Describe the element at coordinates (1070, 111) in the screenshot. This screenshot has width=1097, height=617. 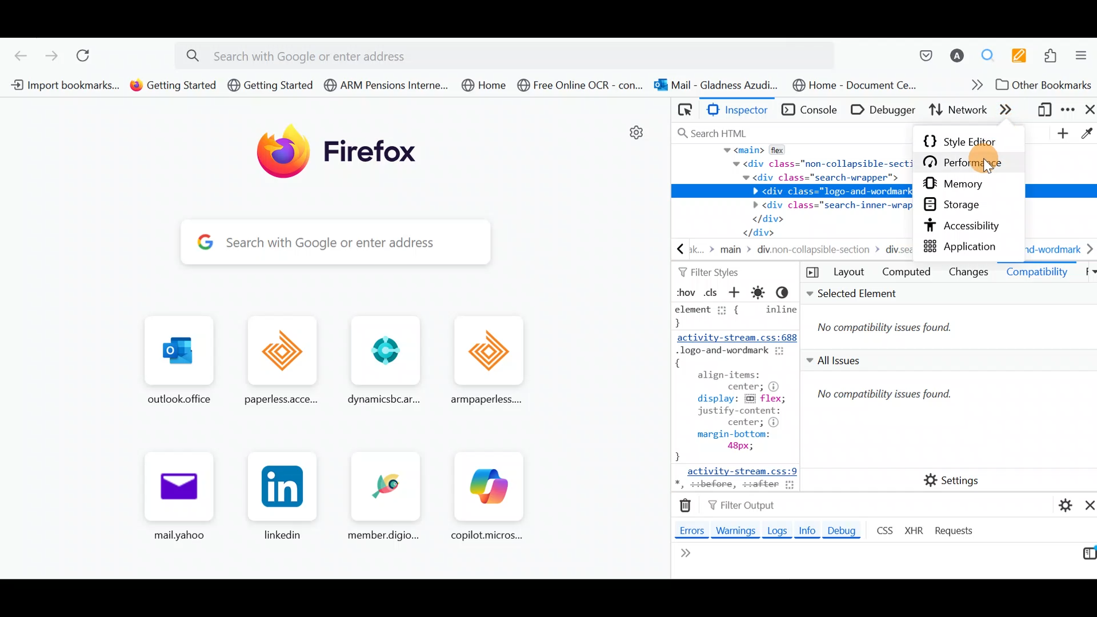
I see `Customize developer tools & get help` at that location.